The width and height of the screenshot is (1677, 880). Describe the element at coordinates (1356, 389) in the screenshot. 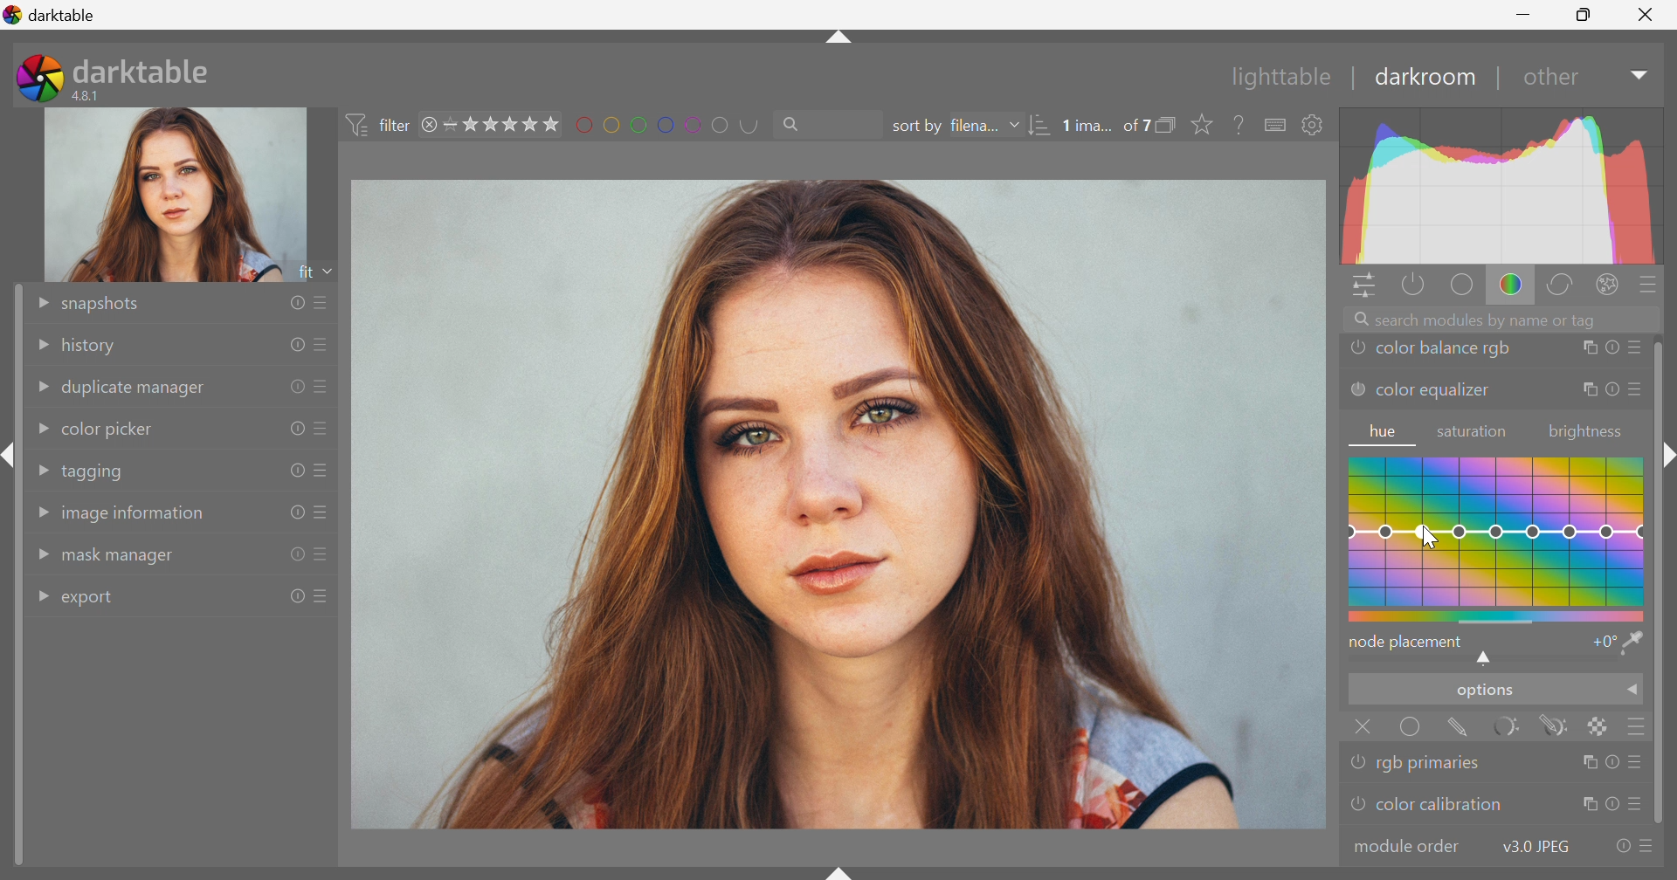

I see `'color equalizer' is switched off` at that location.